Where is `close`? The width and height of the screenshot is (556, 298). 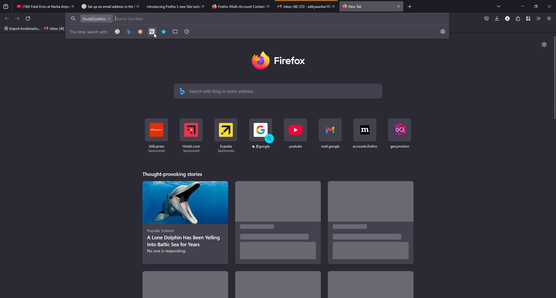
close is located at coordinates (109, 19).